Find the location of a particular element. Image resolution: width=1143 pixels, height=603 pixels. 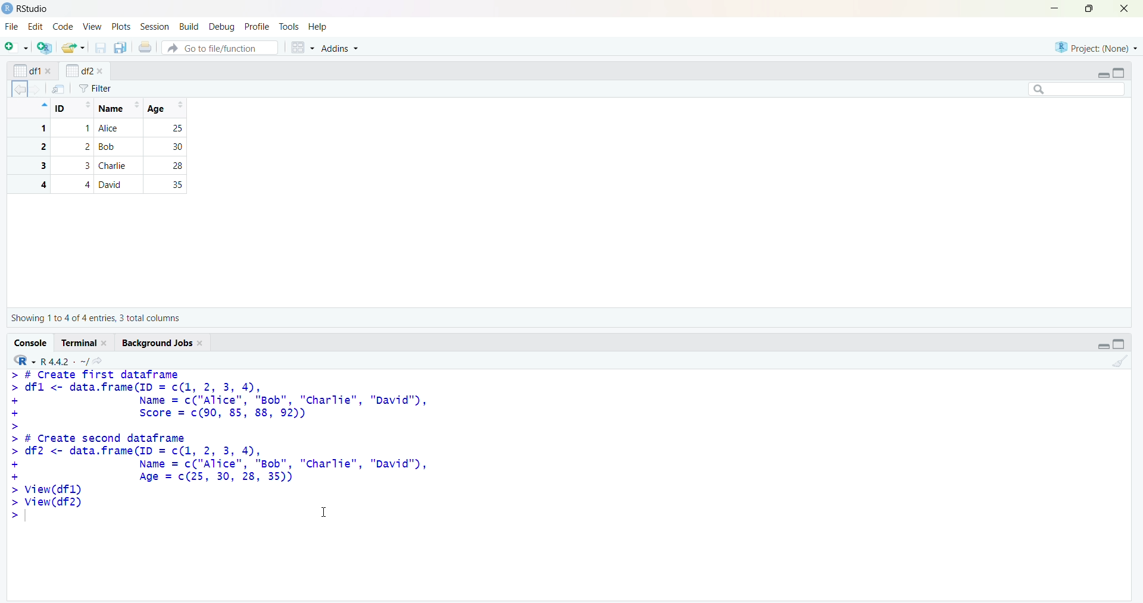

build is located at coordinates (190, 27).